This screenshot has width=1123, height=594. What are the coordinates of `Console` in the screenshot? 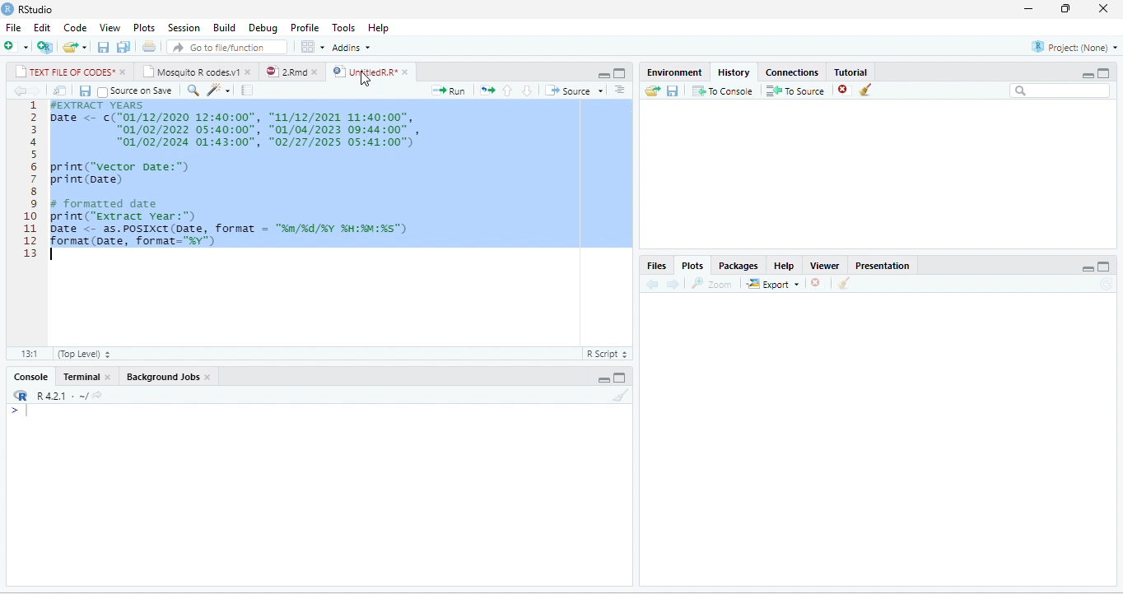 It's located at (30, 377).